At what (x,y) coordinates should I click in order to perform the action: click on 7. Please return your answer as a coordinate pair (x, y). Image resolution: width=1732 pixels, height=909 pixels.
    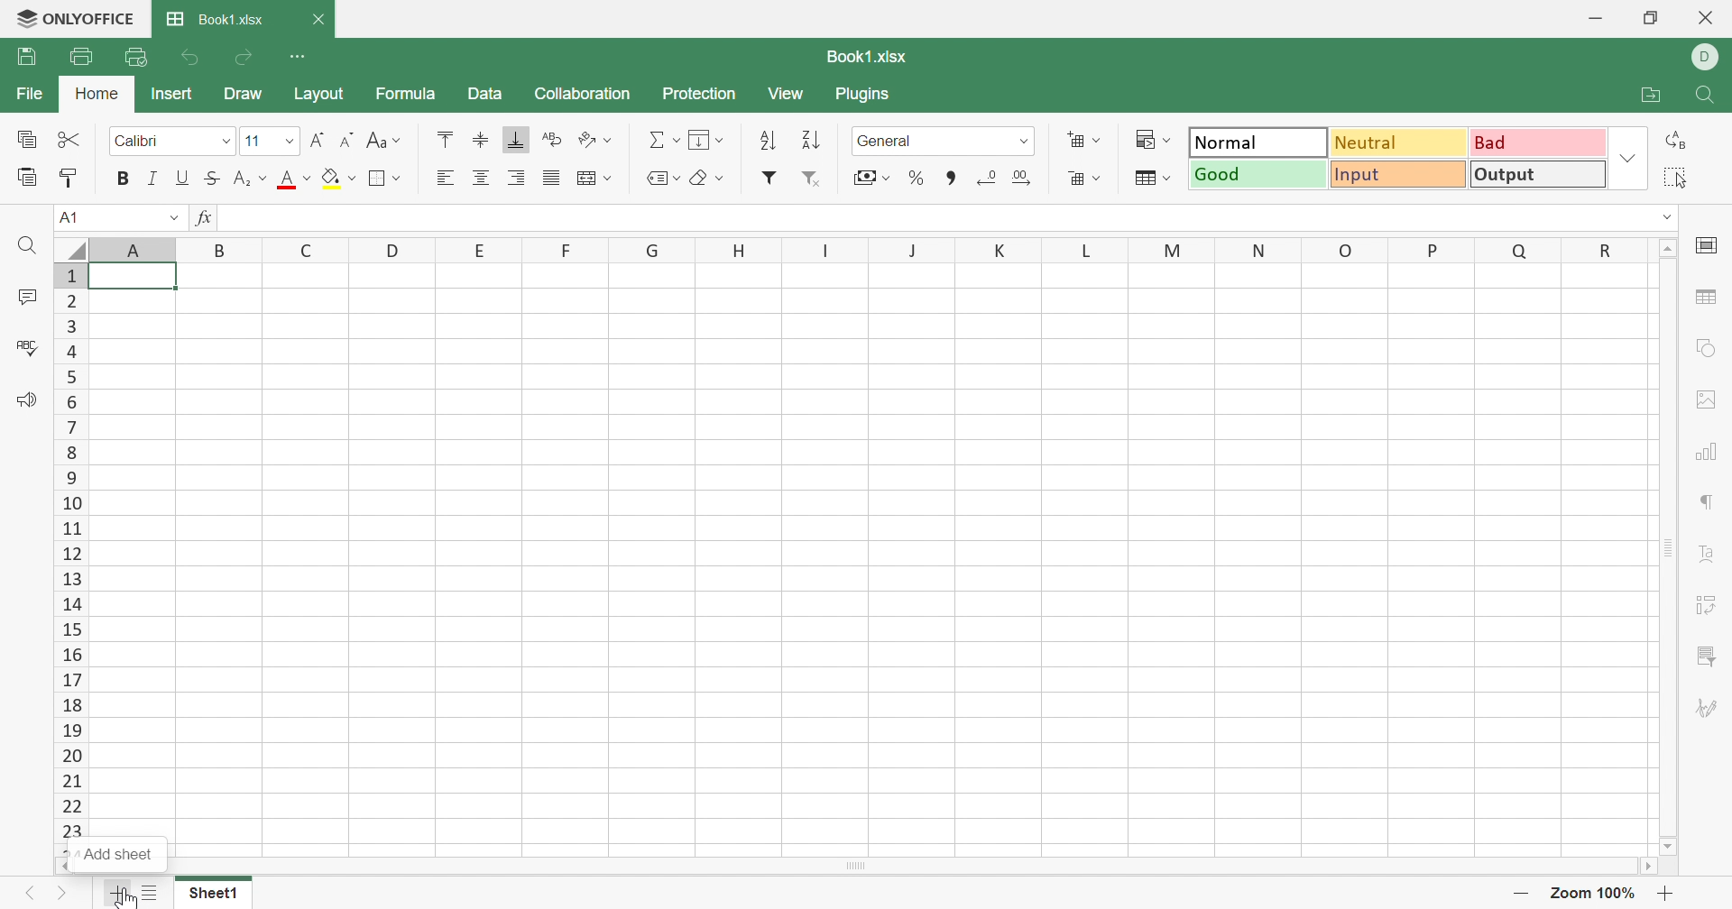
    Looking at the image, I should click on (71, 428).